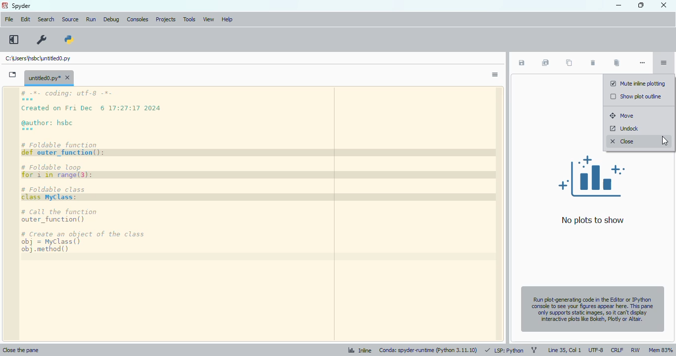 Image resolution: width=676 pixels, height=356 pixels. What do you see at coordinates (494, 75) in the screenshot?
I see `options` at bounding box center [494, 75].